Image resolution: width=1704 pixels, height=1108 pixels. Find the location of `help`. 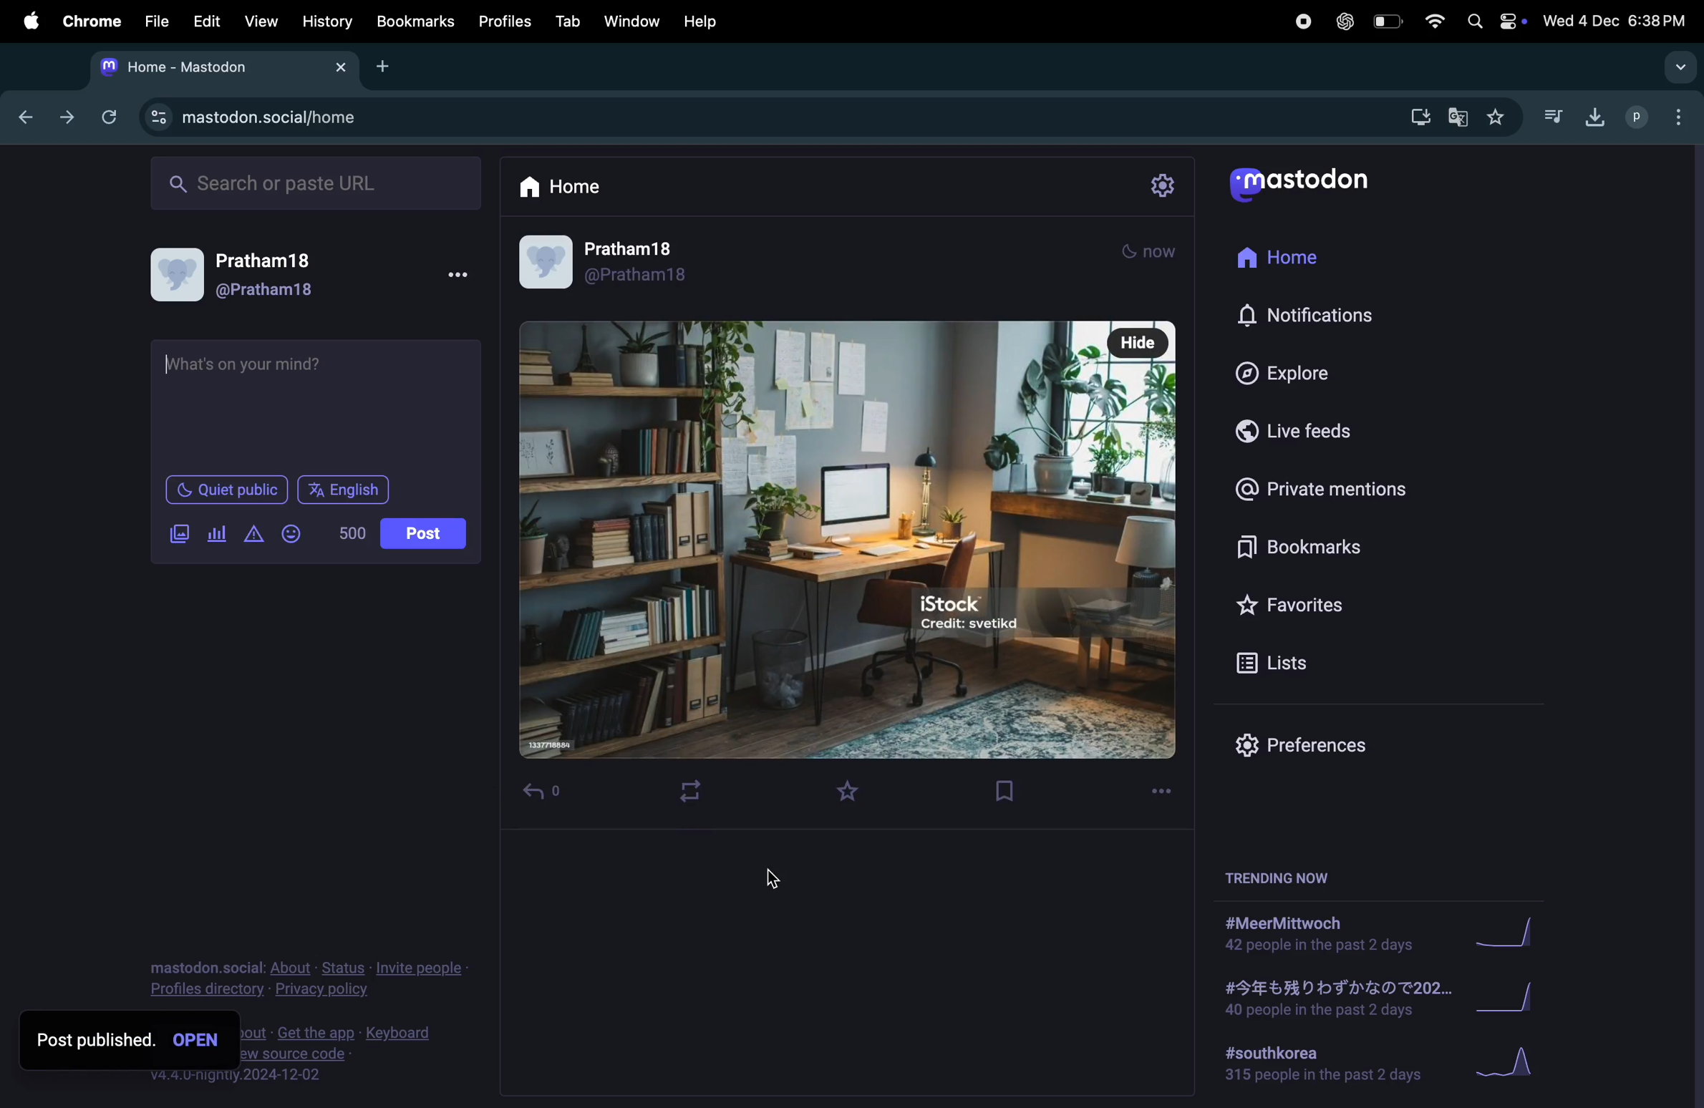

help is located at coordinates (702, 18).